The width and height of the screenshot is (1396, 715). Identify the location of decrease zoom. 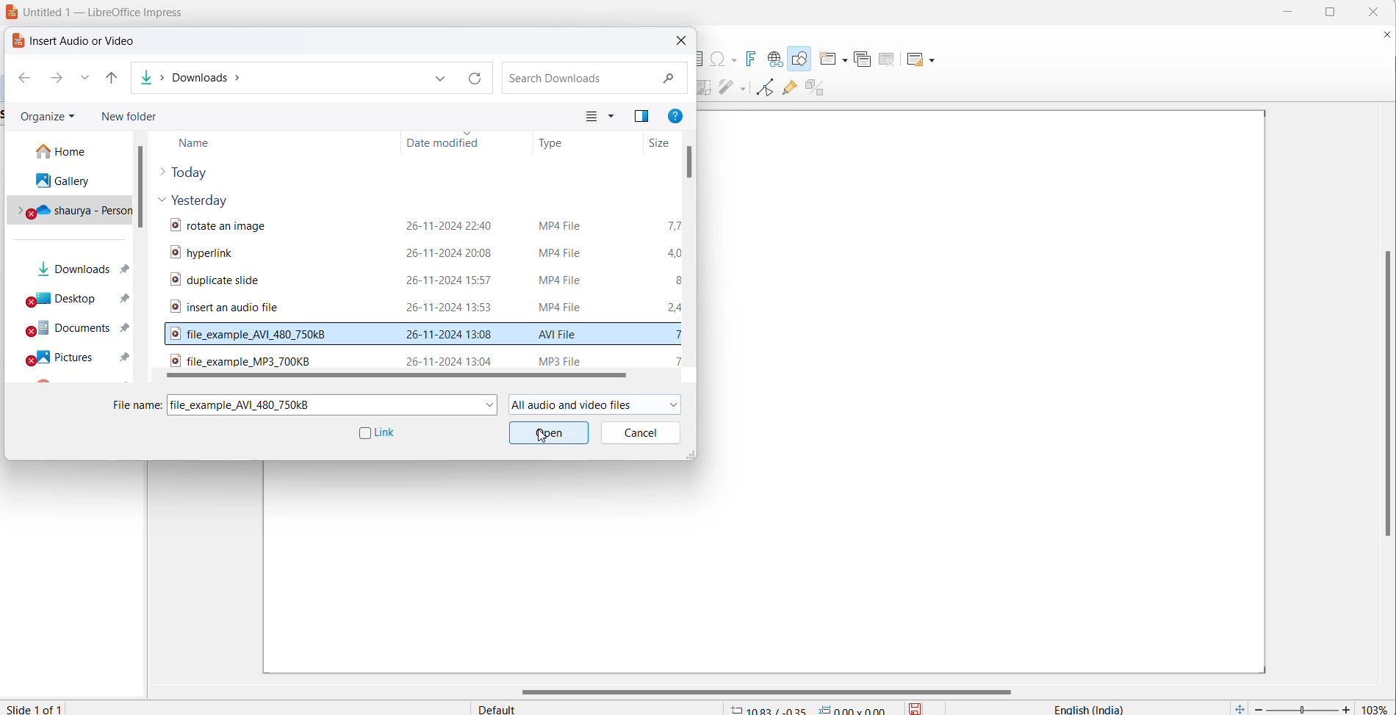
(1257, 708).